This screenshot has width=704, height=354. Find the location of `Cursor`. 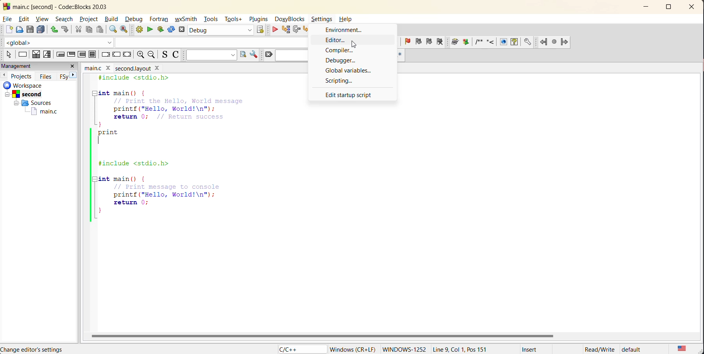

Cursor is located at coordinates (354, 40).